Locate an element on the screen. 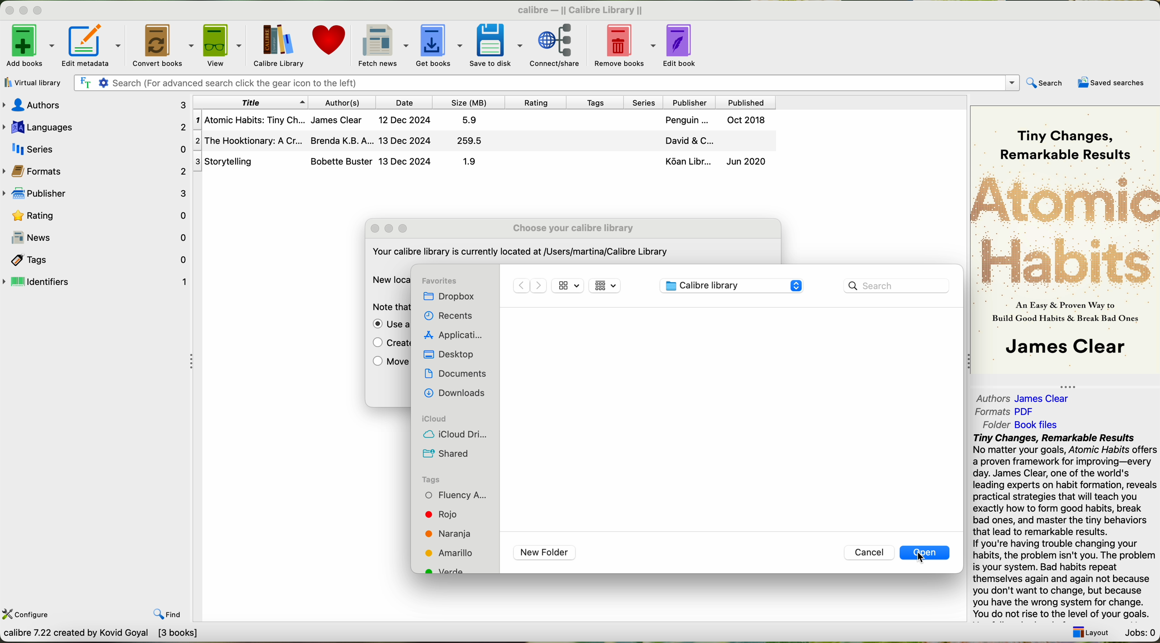 The width and height of the screenshot is (1160, 643). donate is located at coordinates (328, 42).